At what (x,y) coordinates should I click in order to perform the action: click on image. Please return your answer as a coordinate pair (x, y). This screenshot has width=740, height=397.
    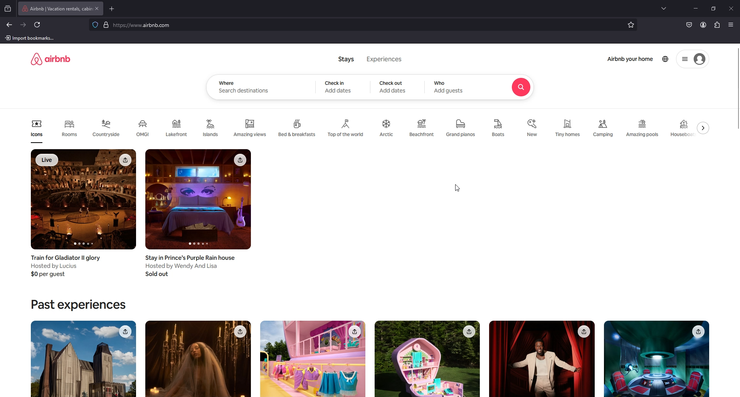
    Looking at the image, I should click on (541, 359).